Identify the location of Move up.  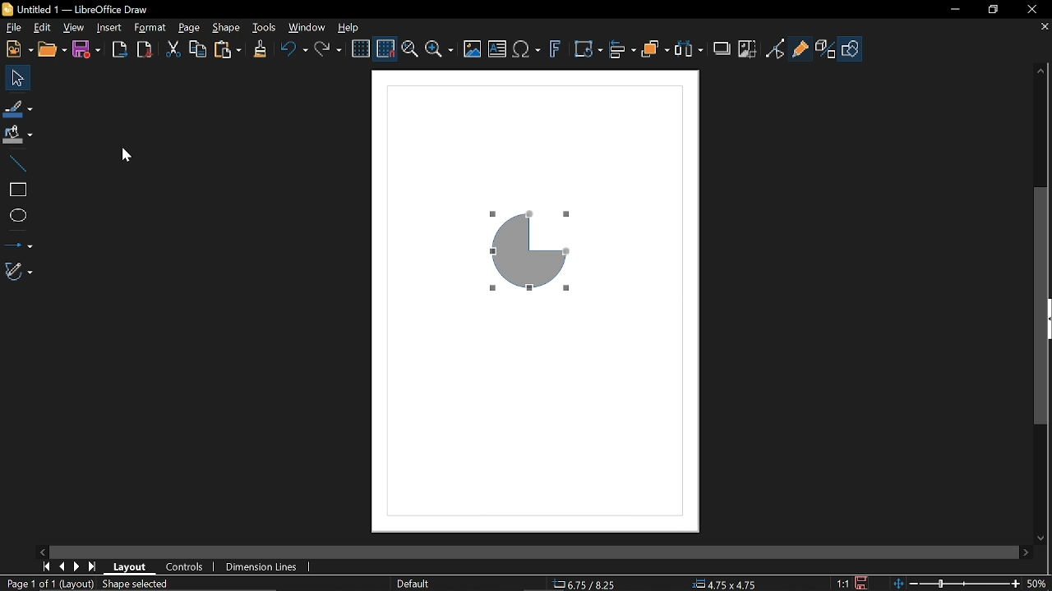
(1041, 69).